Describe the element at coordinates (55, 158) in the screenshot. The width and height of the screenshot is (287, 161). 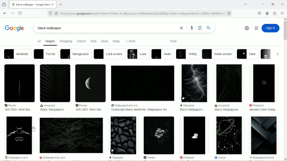
I see `wallpapercat.com` at that location.